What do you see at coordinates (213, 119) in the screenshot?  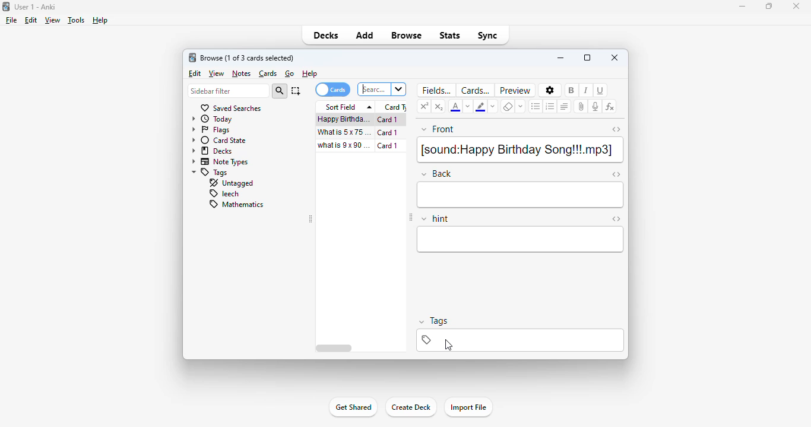 I see `today` at bounding box center [213, 119].